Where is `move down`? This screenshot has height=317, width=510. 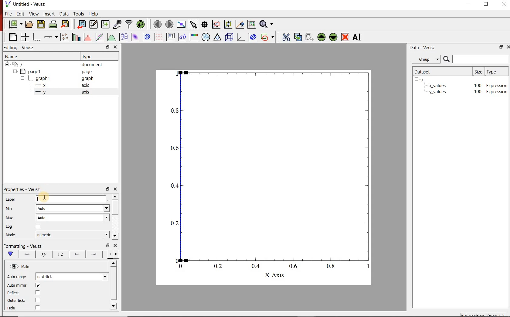 move down is located at coordinates (115, 236).